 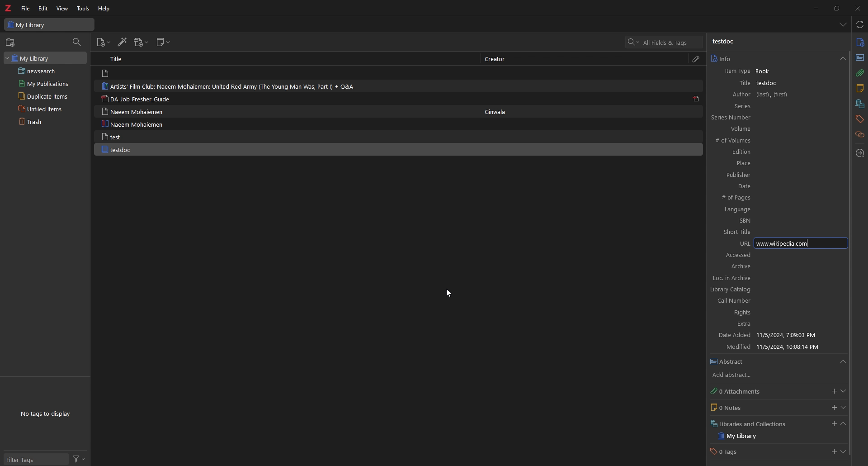 I want to click on notes, so click(x=859, y=88).